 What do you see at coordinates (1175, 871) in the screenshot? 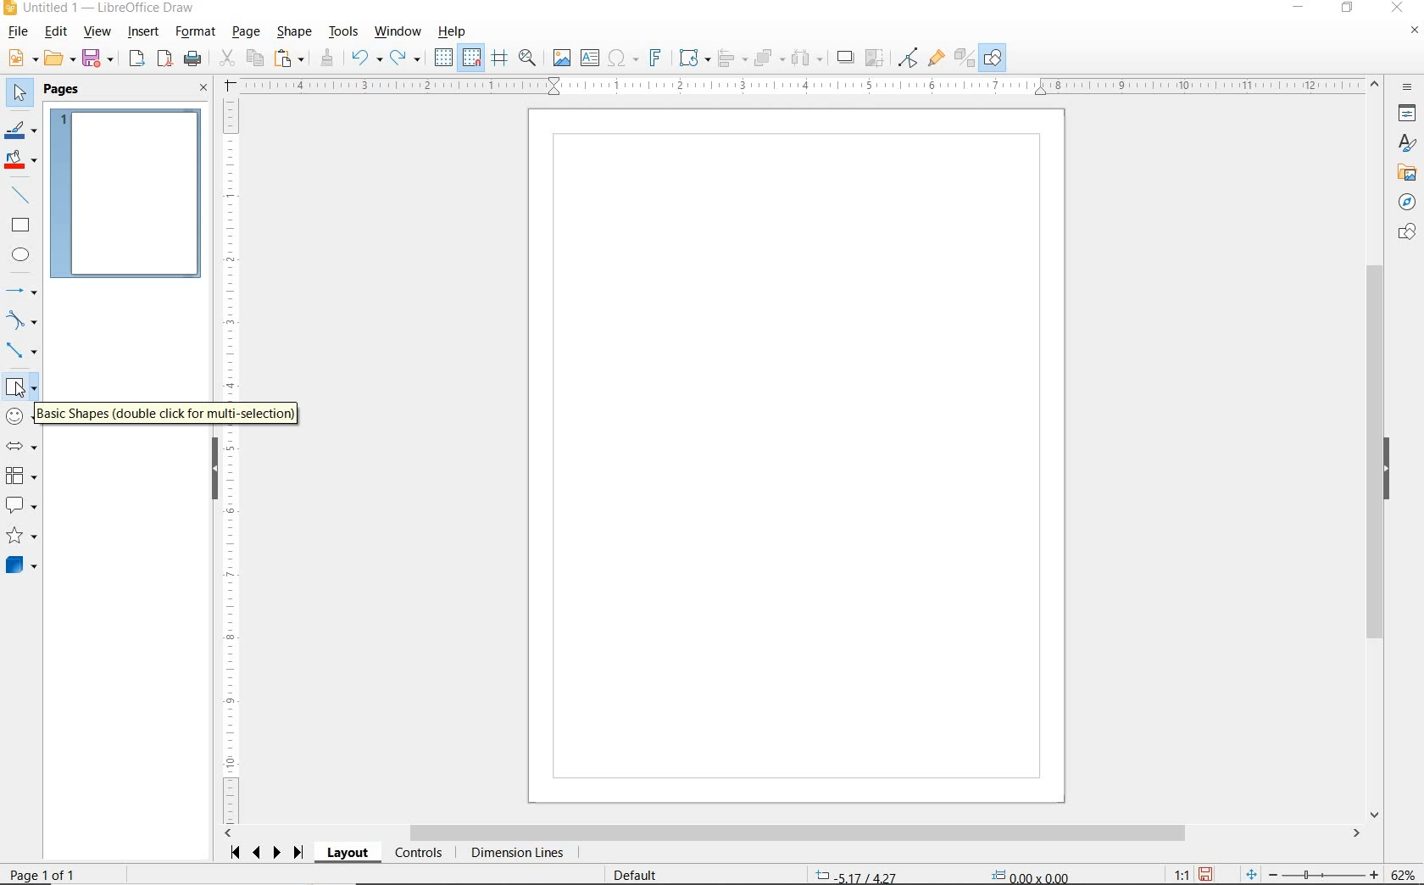
I see `SCALING FACTOR` at bounding box center [1175, 871].